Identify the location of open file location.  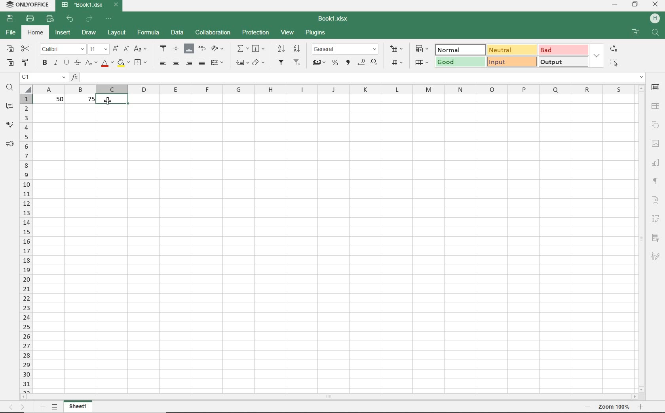
(636, 32).